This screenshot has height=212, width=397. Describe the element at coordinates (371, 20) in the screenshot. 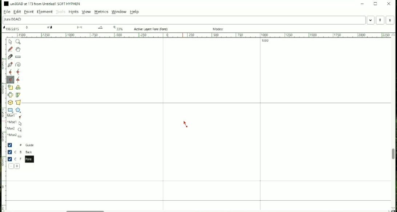

I see `Word list` at that location.